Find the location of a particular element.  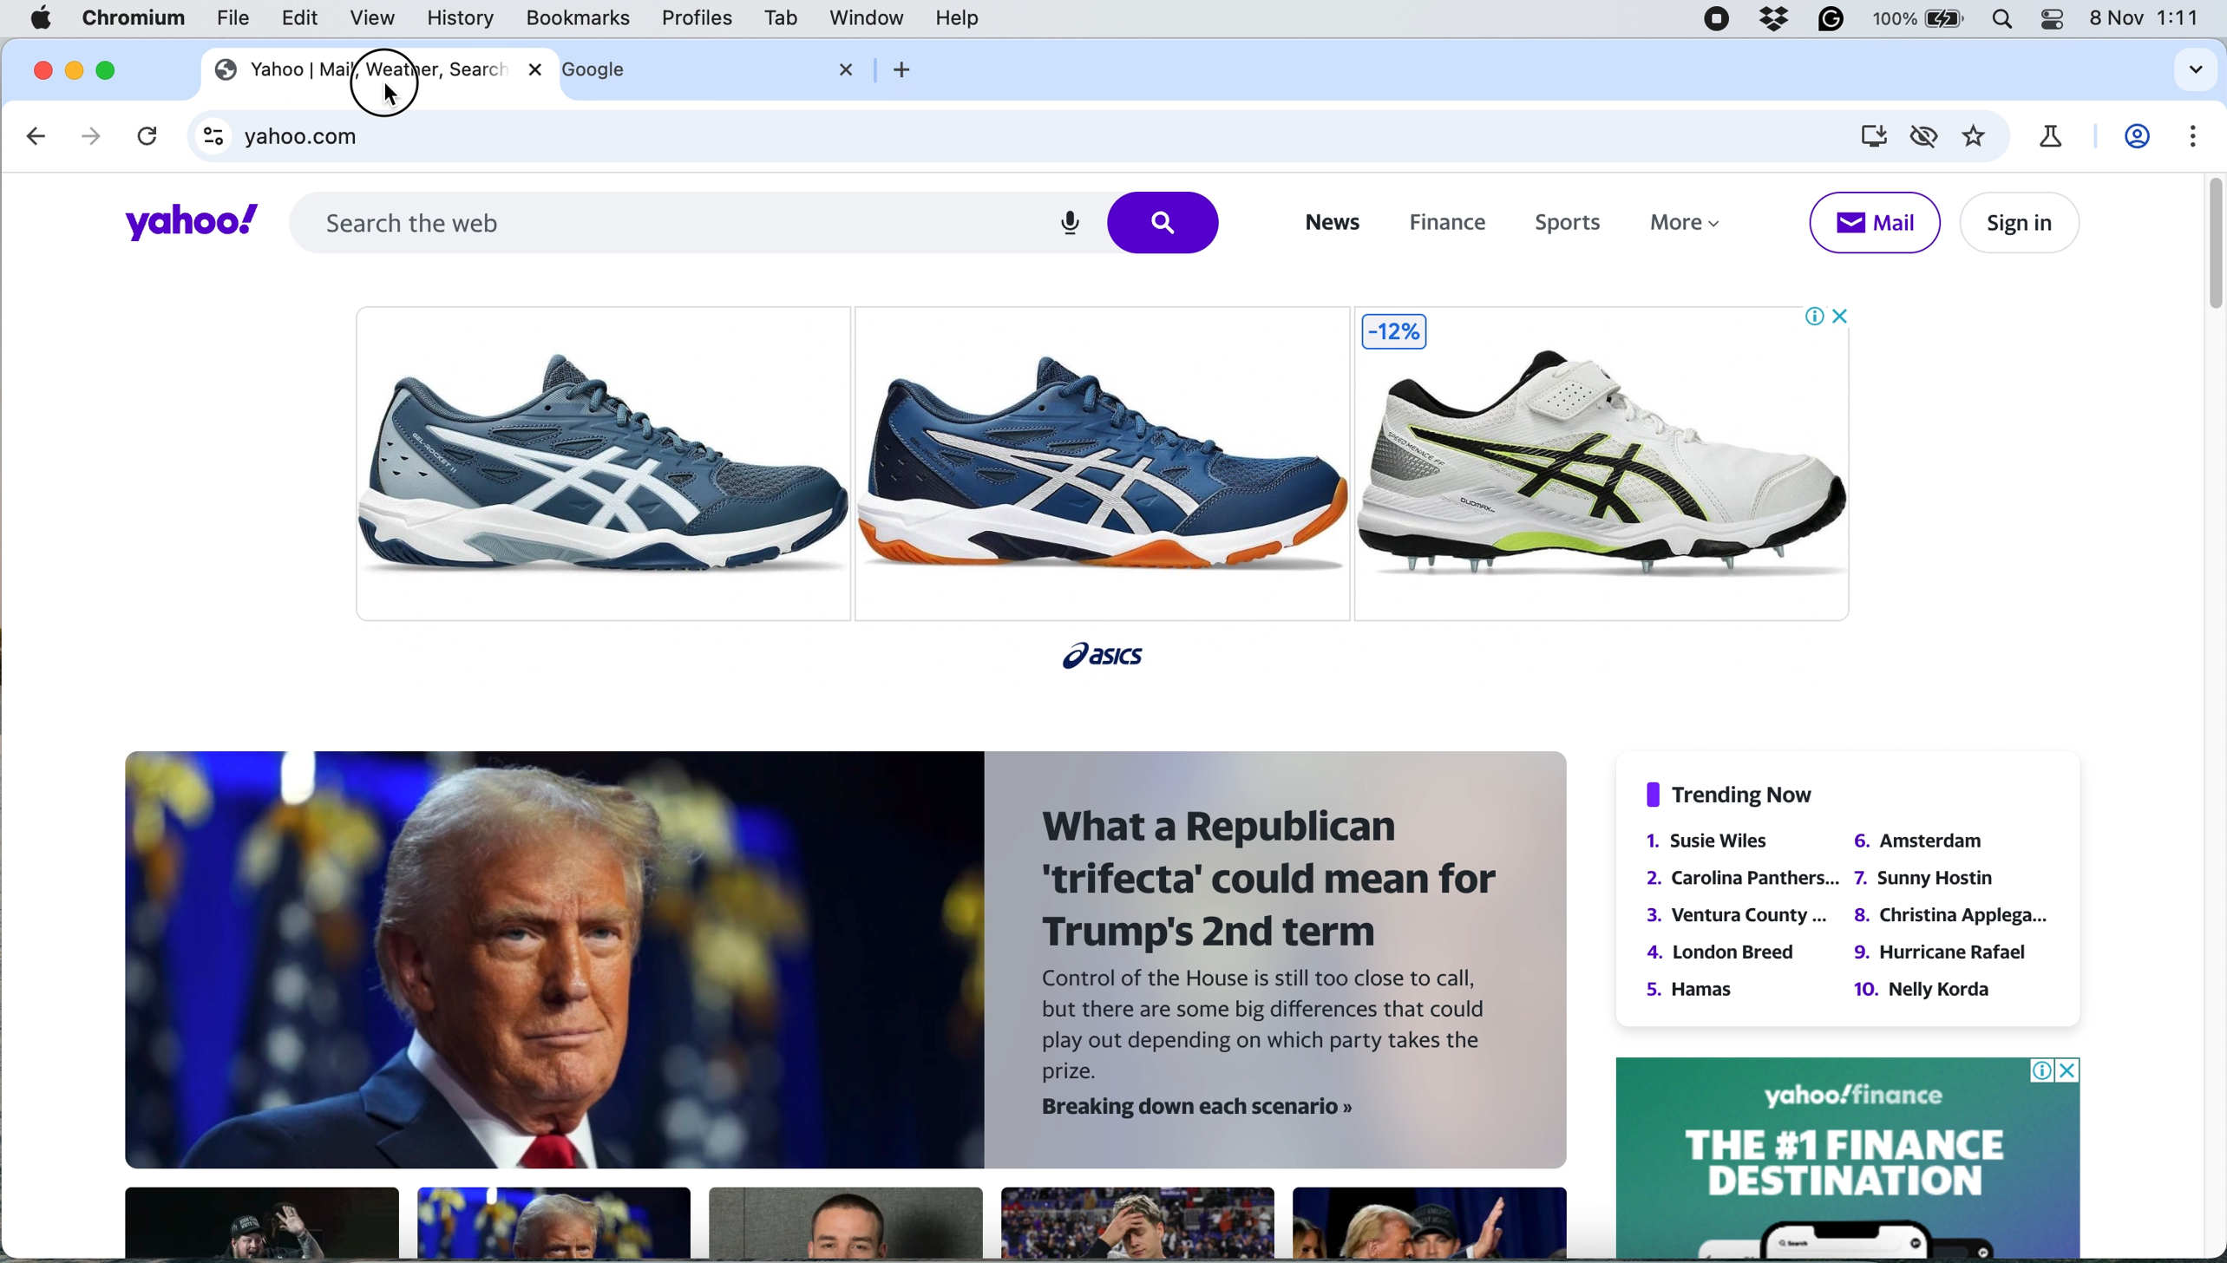

system logo is located at coordinates (43, 19).